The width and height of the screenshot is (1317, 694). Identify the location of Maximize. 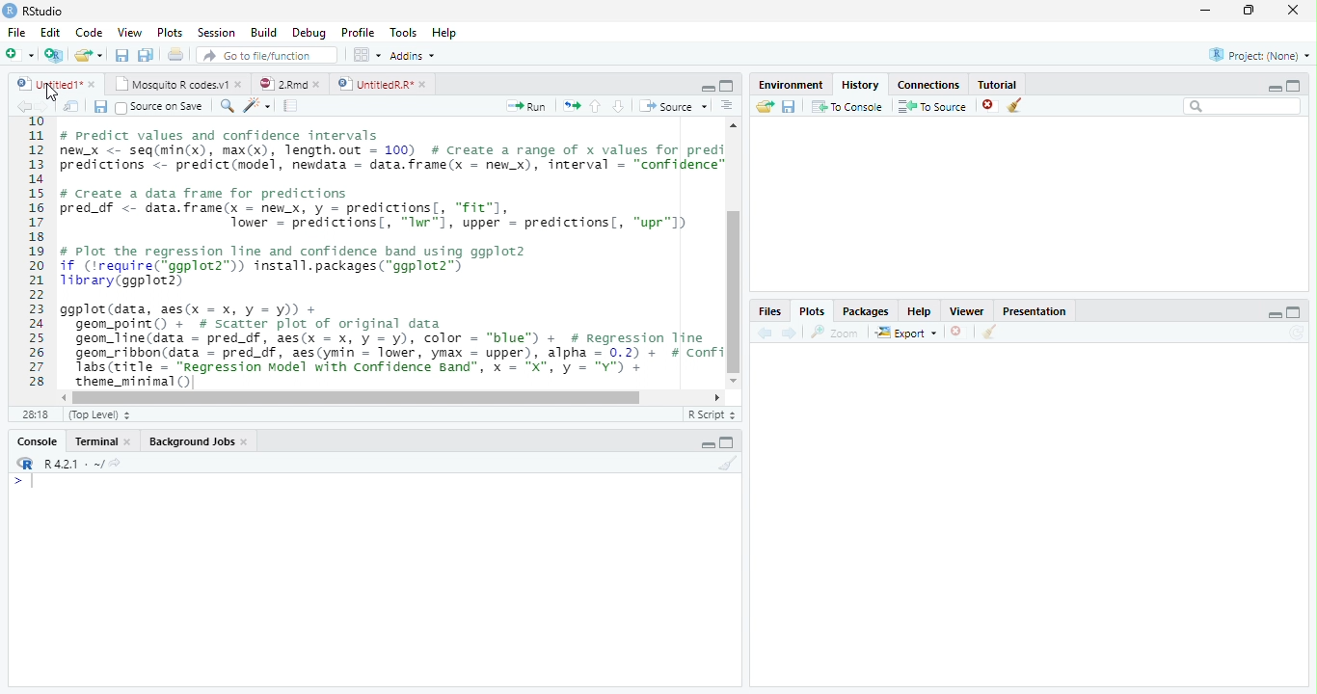
(1296, 85).